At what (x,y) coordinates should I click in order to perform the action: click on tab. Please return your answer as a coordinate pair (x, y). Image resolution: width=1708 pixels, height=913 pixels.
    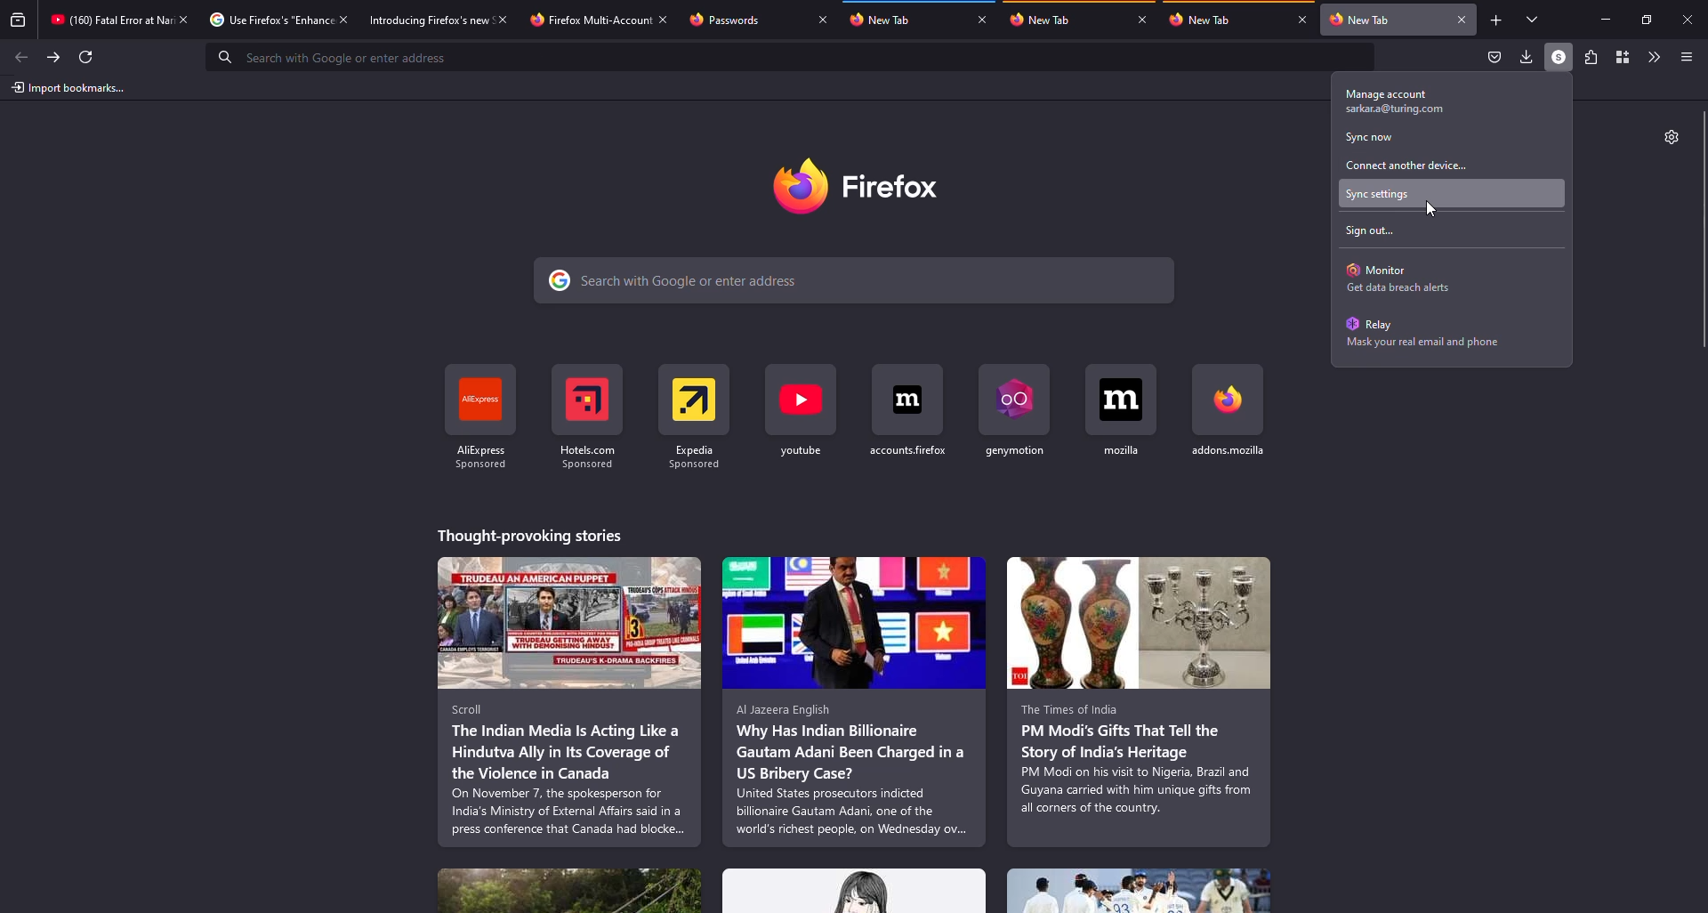
    Looking at the image, I should click on (1203, 20).